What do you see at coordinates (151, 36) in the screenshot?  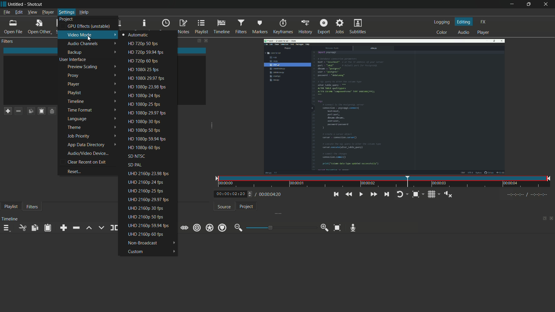 I see `automatic` at bounding box center [151, 36].